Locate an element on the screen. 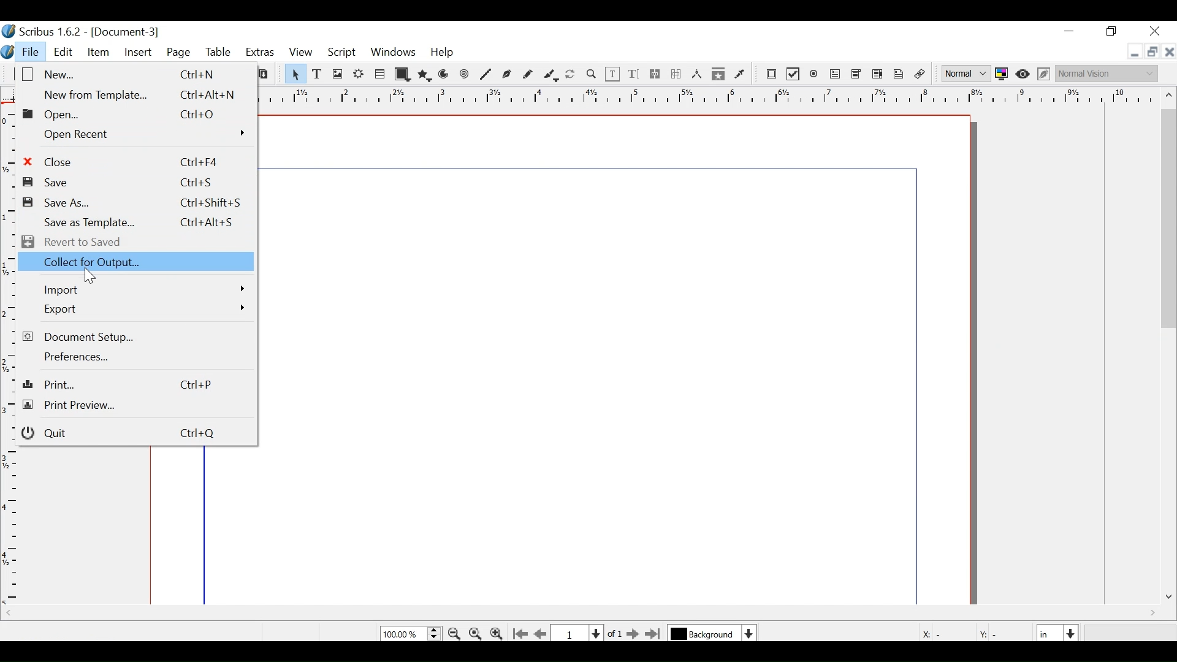 The image size is (1177, 662). Close is located at coordinates (124, 161).